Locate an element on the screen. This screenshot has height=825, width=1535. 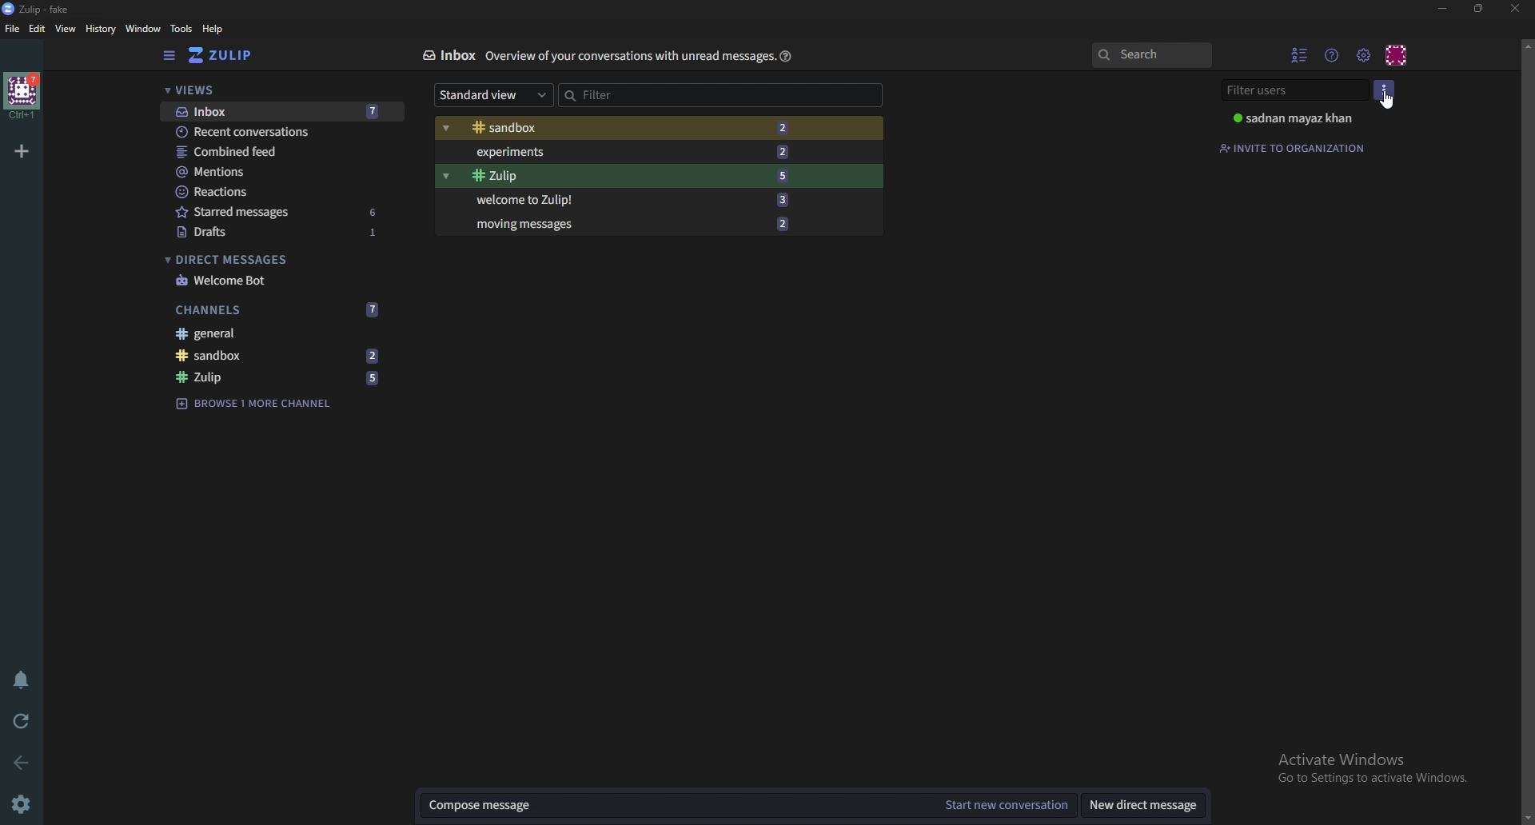
Help is located at coordinates (786, 56).